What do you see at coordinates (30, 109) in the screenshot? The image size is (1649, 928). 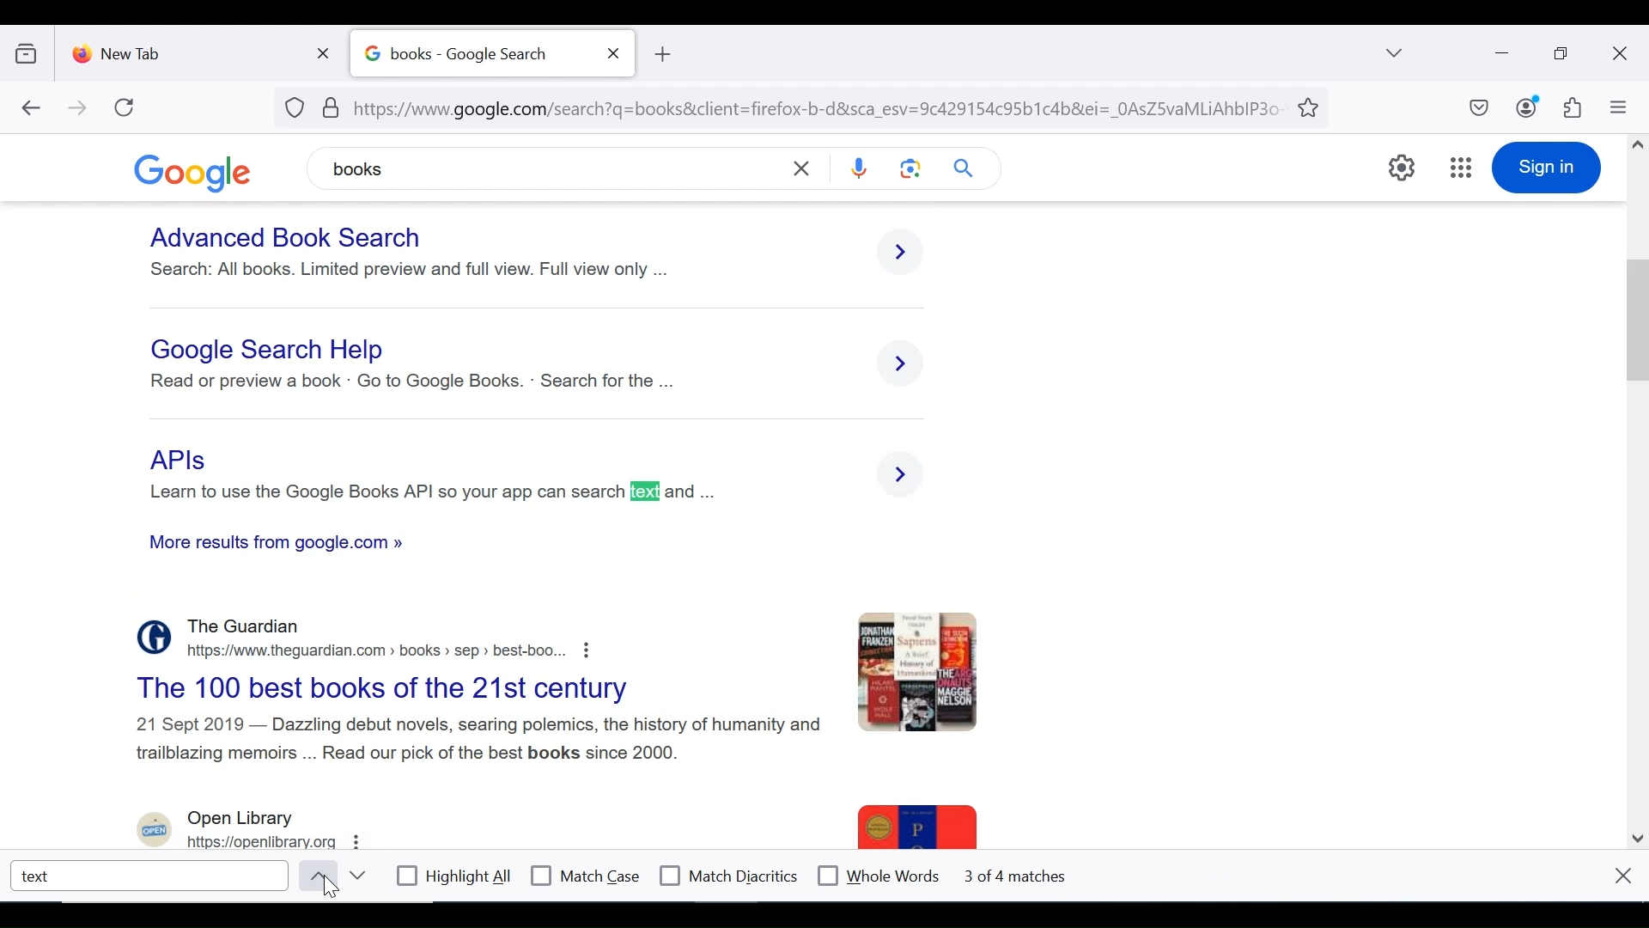 I see `back` at bounding box center [30, 109].